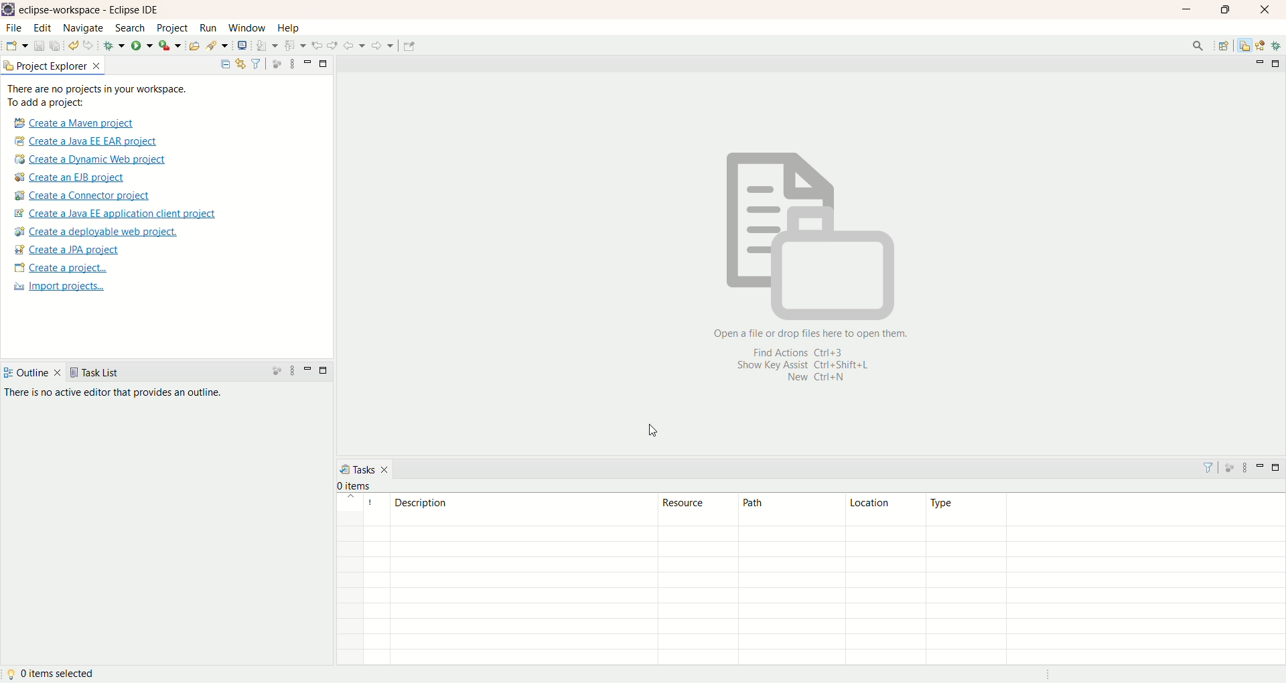 This screenshot has width=1286, height=683. Describe the element at coordinates (66, 250) in the screenshot. I see `create a JPA project` at that location.